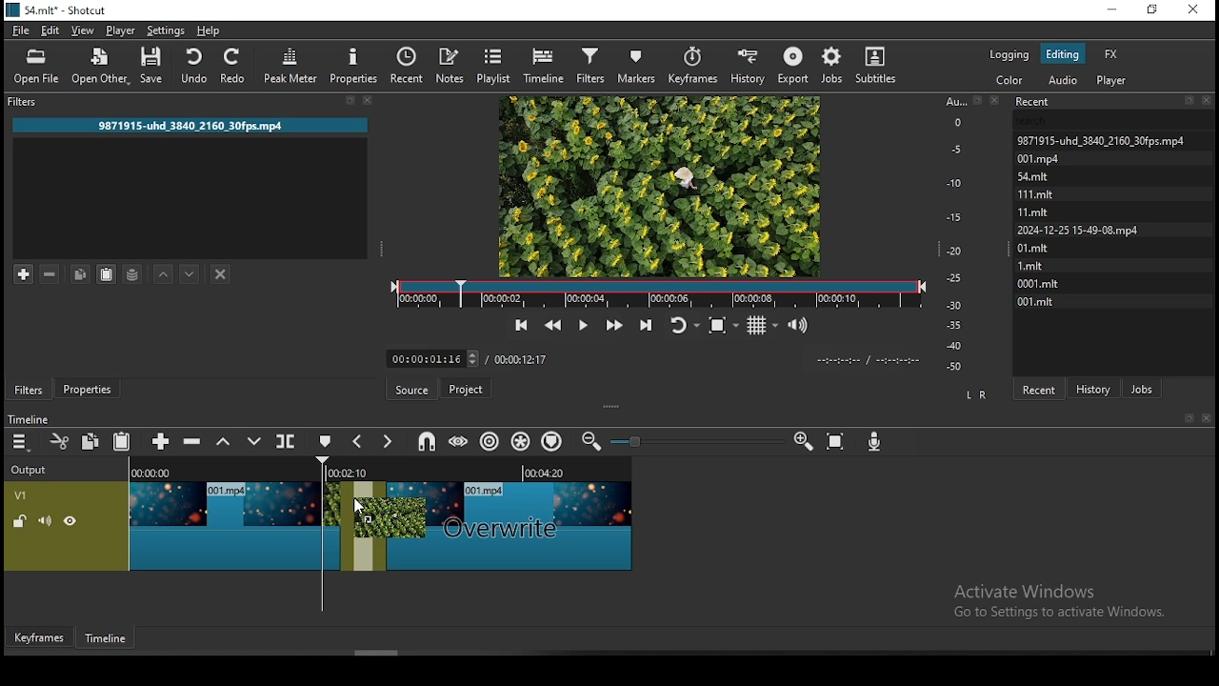  I want to click on editing, so click(1062, 52).